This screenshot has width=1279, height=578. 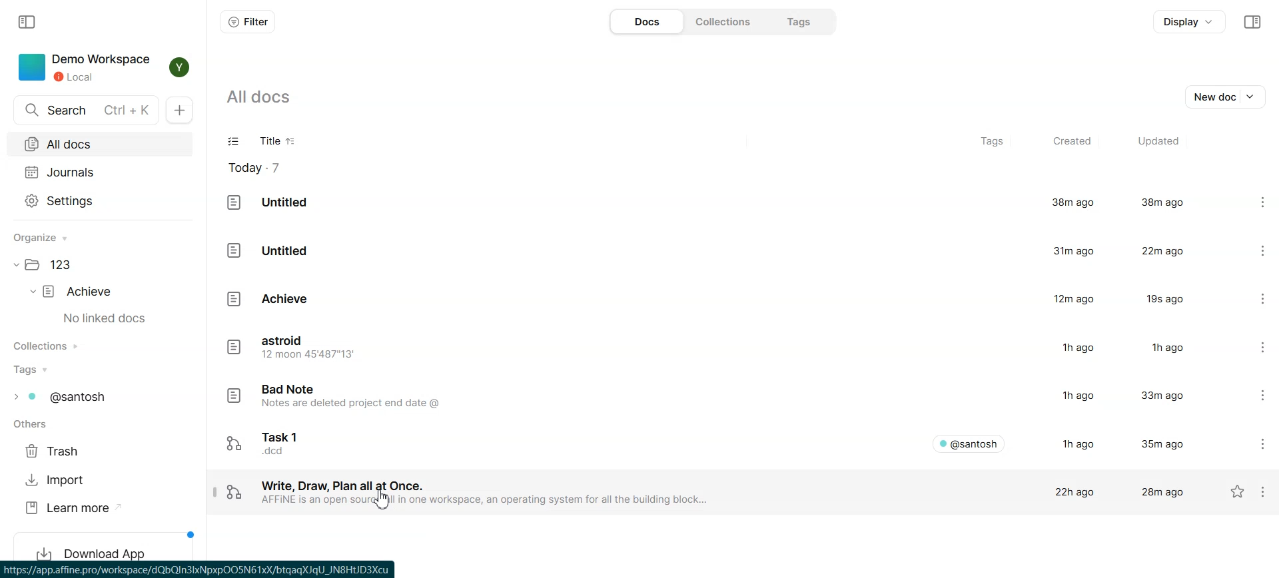 I want to click on New doc, so click(x=183, y=111).